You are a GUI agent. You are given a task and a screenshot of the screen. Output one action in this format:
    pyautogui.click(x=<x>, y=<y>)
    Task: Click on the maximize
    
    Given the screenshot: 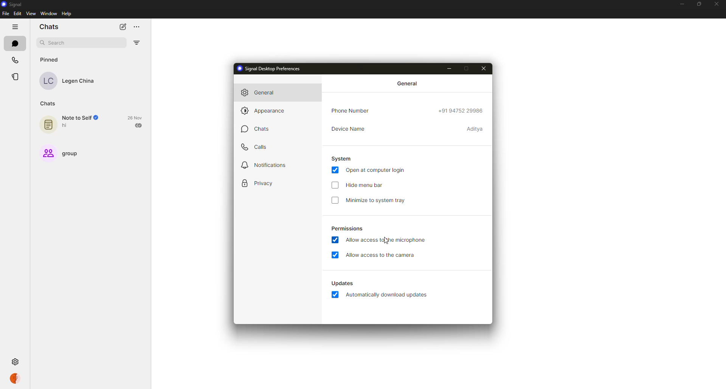 What is the action you would take?
    pyautogui.click(x=698, y=5)
    